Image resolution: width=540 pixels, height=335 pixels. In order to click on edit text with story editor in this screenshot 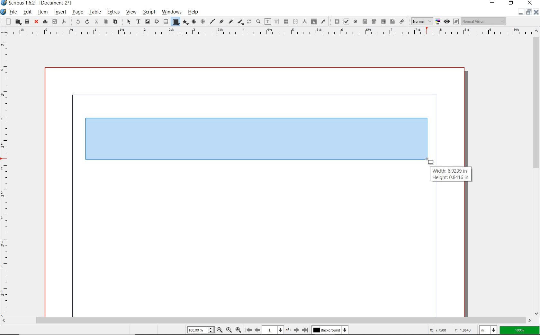, I will do `click(277, 22)`.